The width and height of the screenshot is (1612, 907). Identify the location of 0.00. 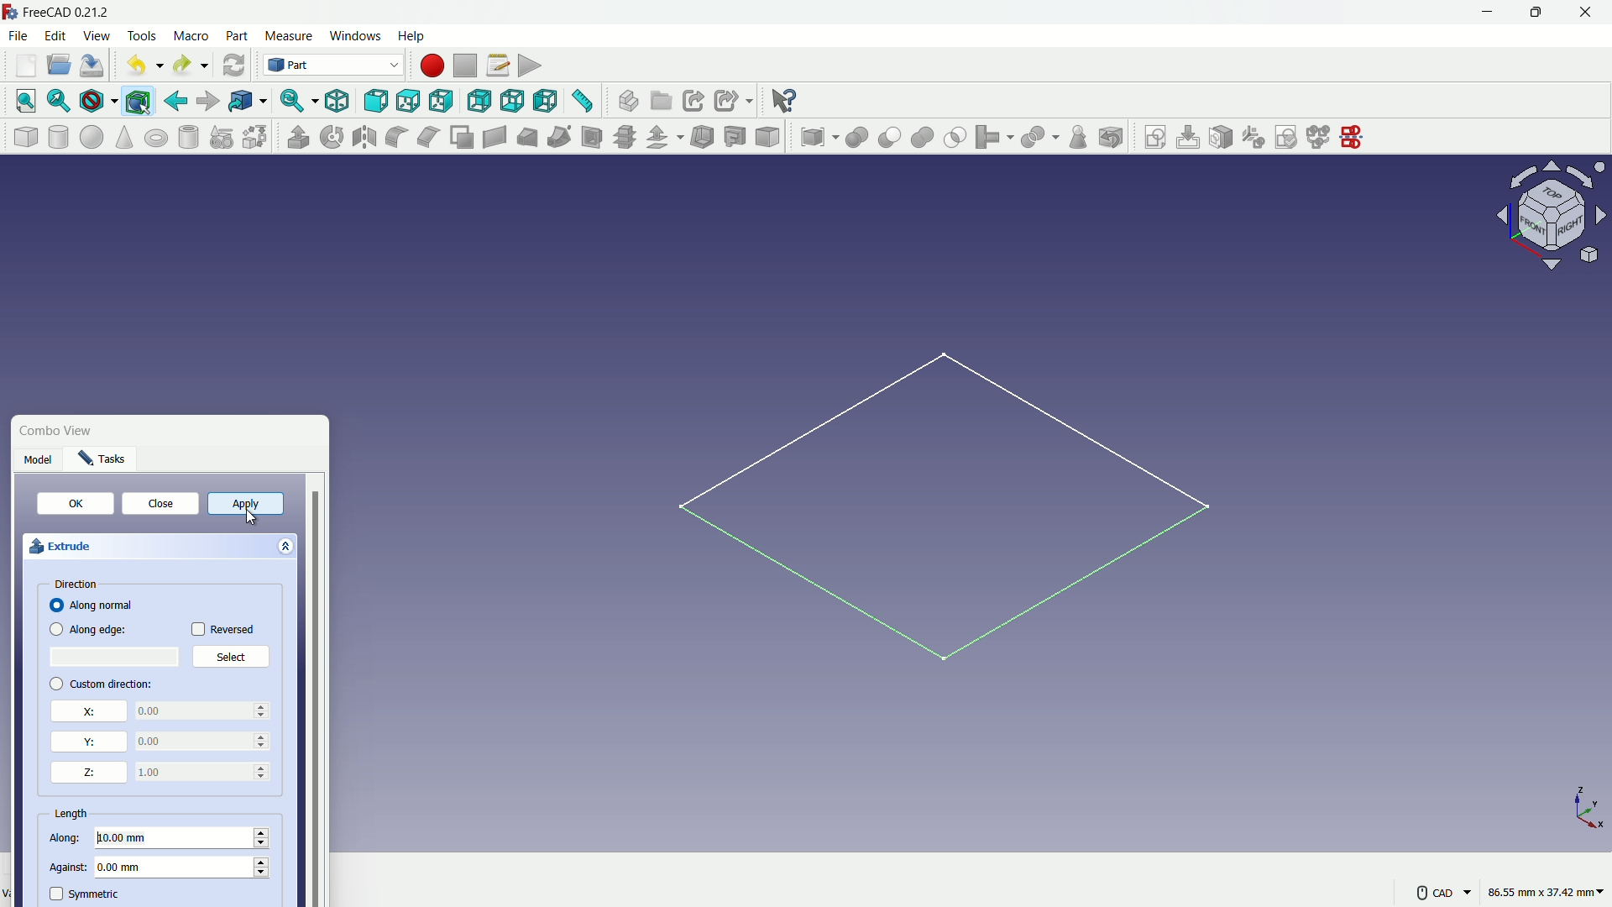
(204, 710).